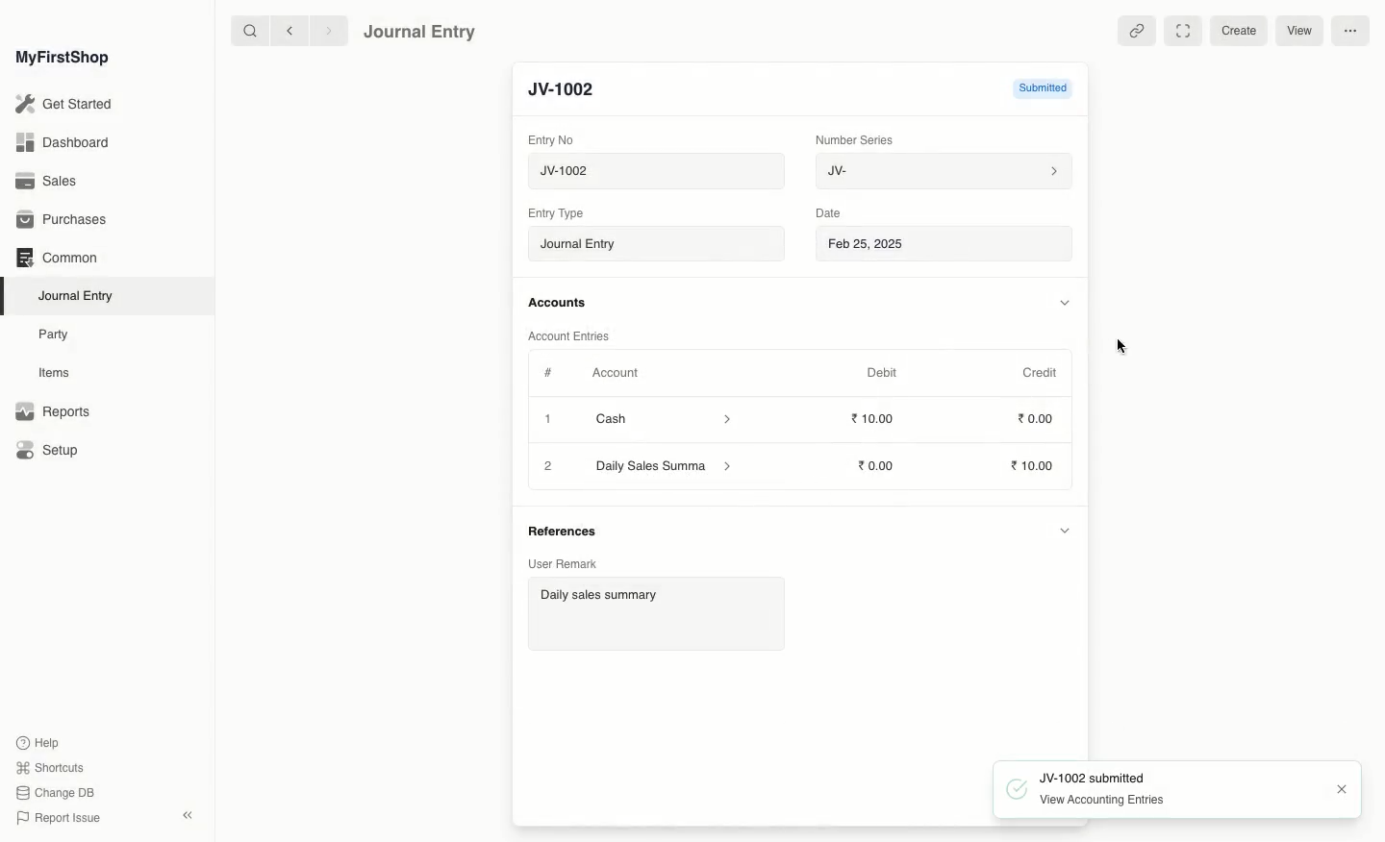 The image size is (1385, 842). I want to click on Journal Entry, so click(662, 245).